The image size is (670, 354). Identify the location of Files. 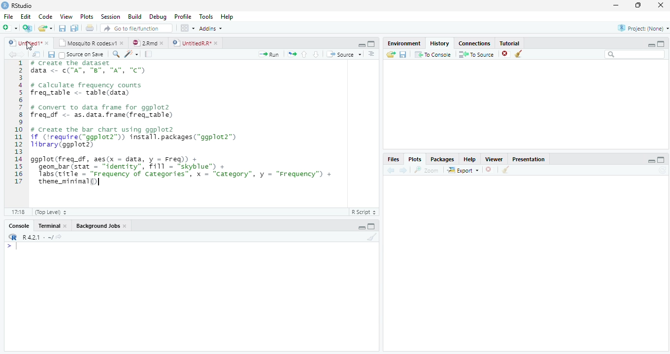
(395, 159).